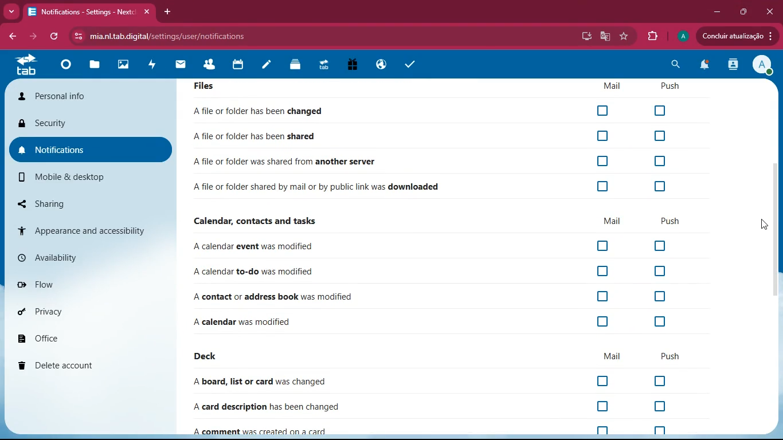  Describe the element at coordinates (81, 257) in the screenshot. I see `availability` at that location.